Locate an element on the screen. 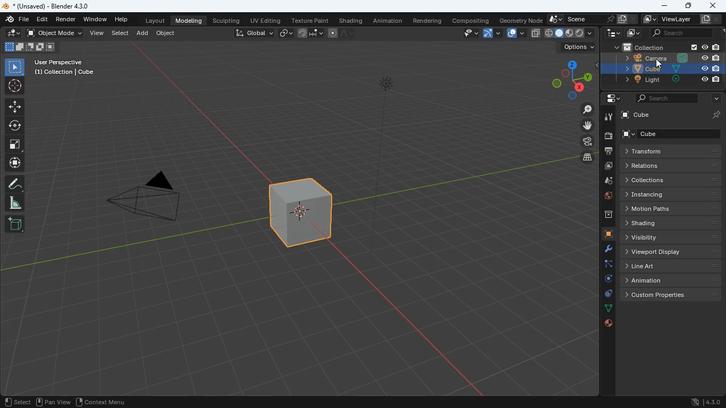 This screenshot has height=408, width=726. image is located at coordinates (631, 33).